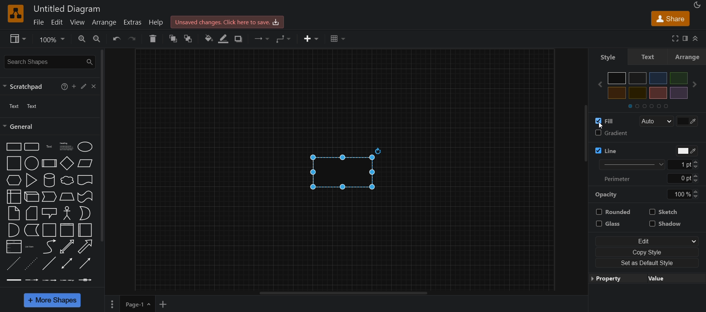  What do you see at coordinates (51, 300) in the screenshot?
I see `more shapes` at bounding box center [51, 300].